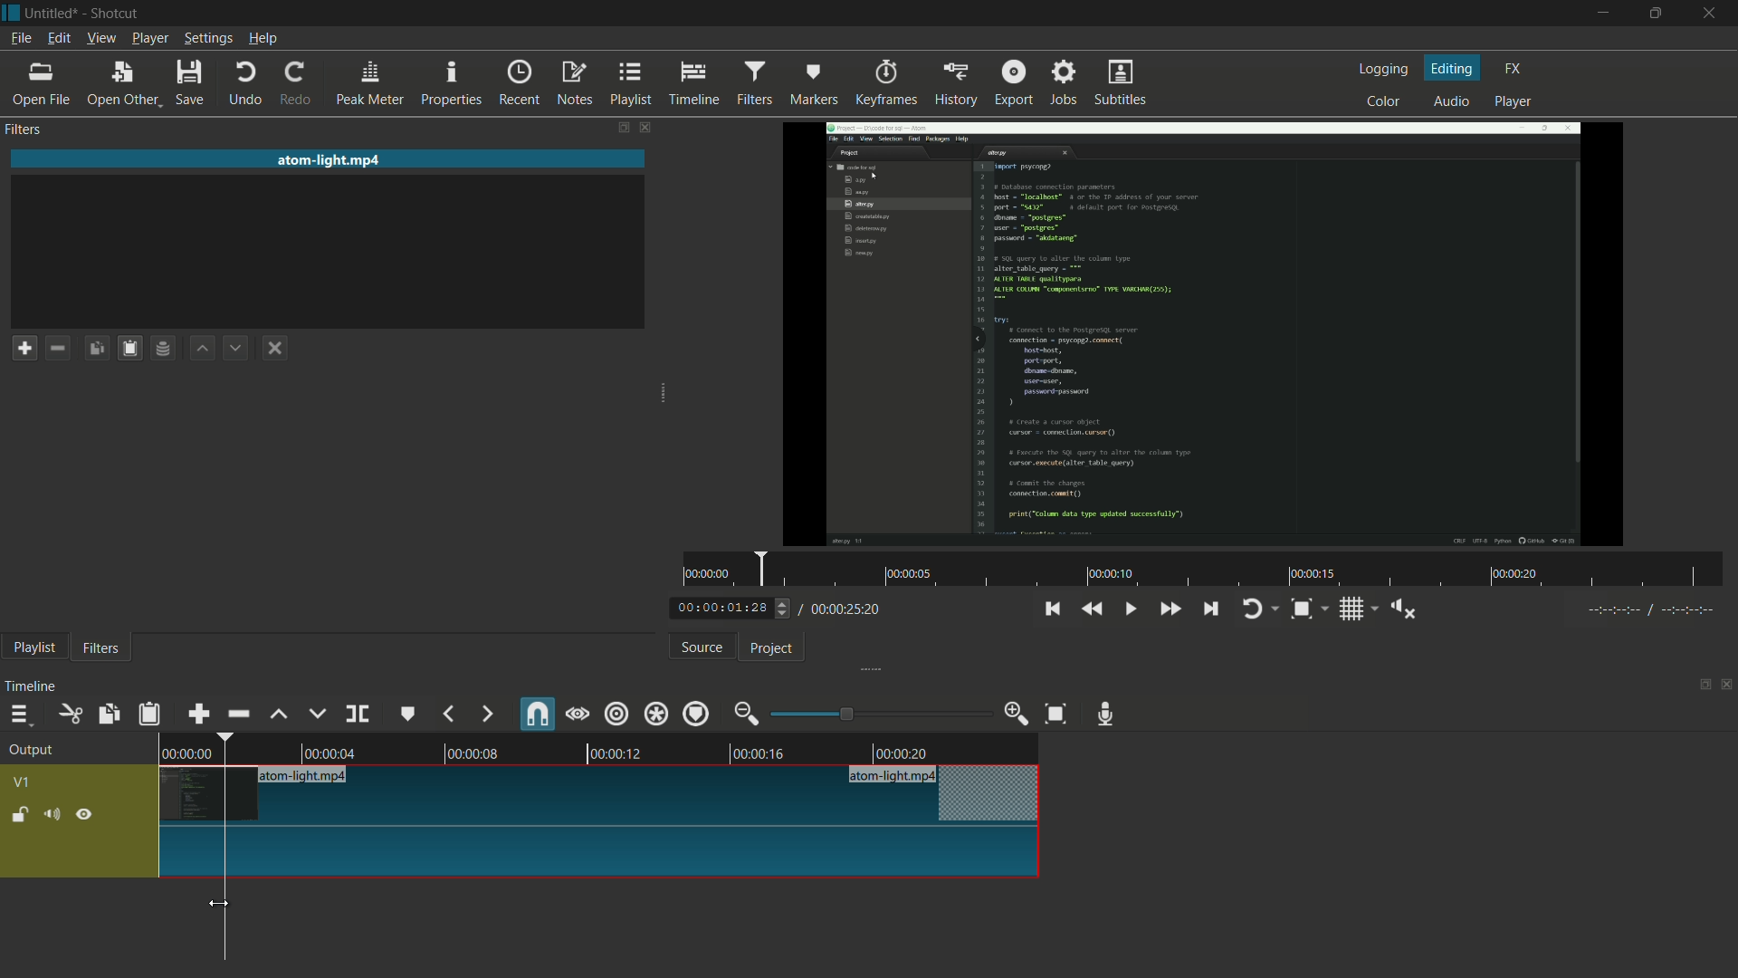 This screenshot has height=978, width=1738. Describe the element at coordinates (246, 84) in the screenshot. I see `undo` at that location.